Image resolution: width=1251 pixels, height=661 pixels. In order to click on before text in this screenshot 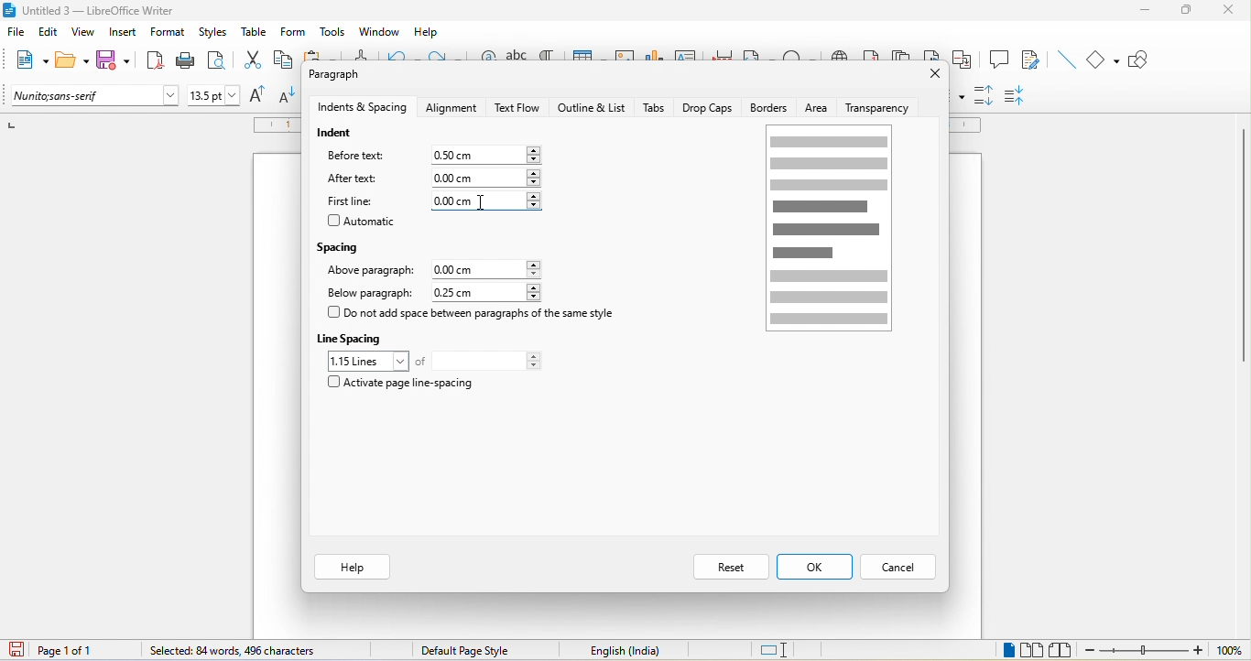, I will do `click(358, 156)`.